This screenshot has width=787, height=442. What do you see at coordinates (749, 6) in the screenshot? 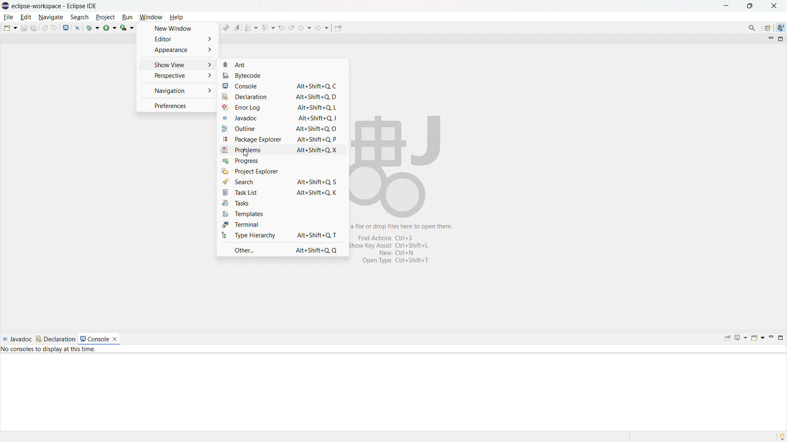
I see `maximize` at bounding box center [749, 6].